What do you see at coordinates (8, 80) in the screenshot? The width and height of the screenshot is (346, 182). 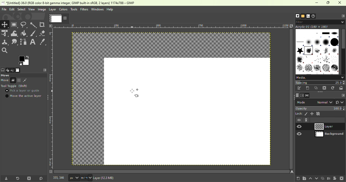 I see `Mode` at bounding box center [8, 80].